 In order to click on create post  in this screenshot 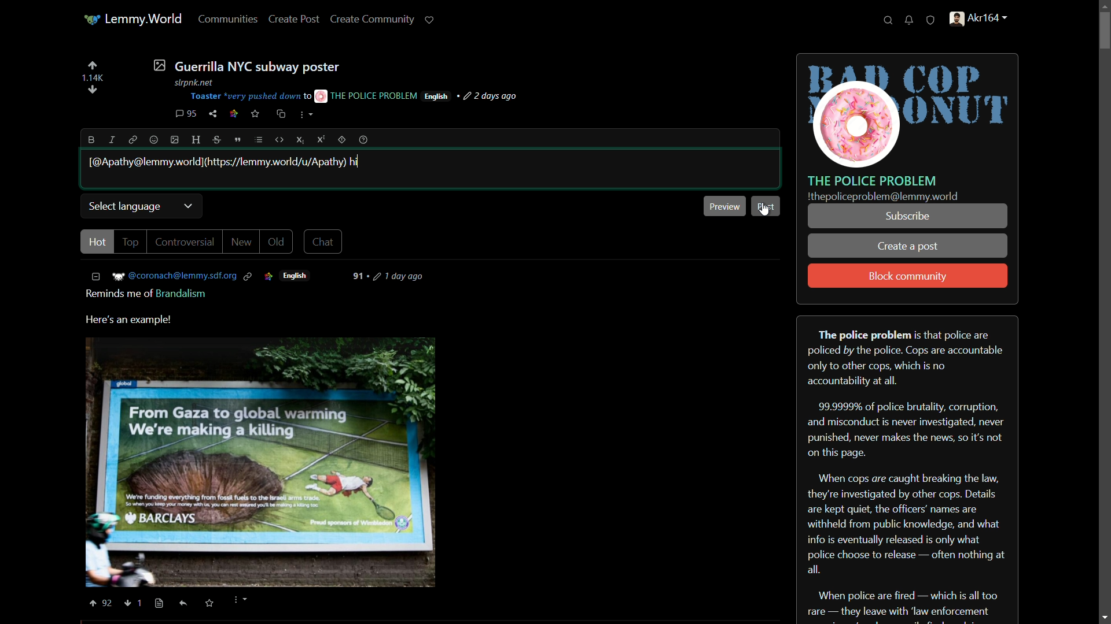, I will do `click(295, 20)`.